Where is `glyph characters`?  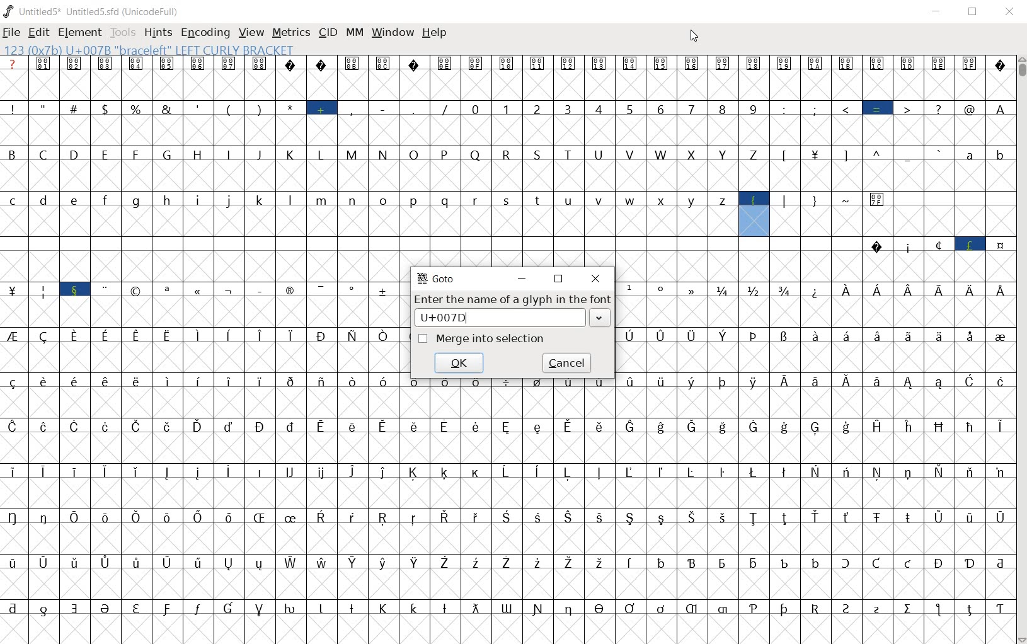 glyph characters is located at coordinates (707, 531).